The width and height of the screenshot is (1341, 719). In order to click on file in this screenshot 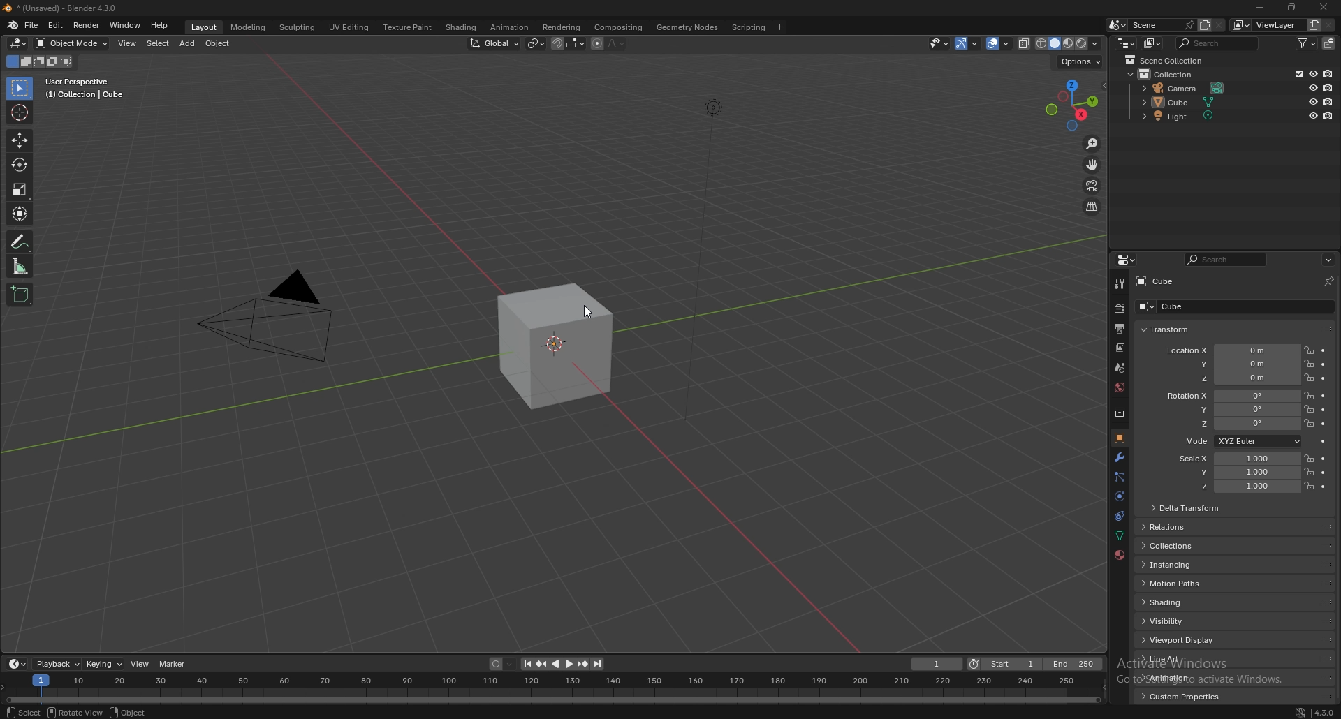, I will do `click(32, 25)`.